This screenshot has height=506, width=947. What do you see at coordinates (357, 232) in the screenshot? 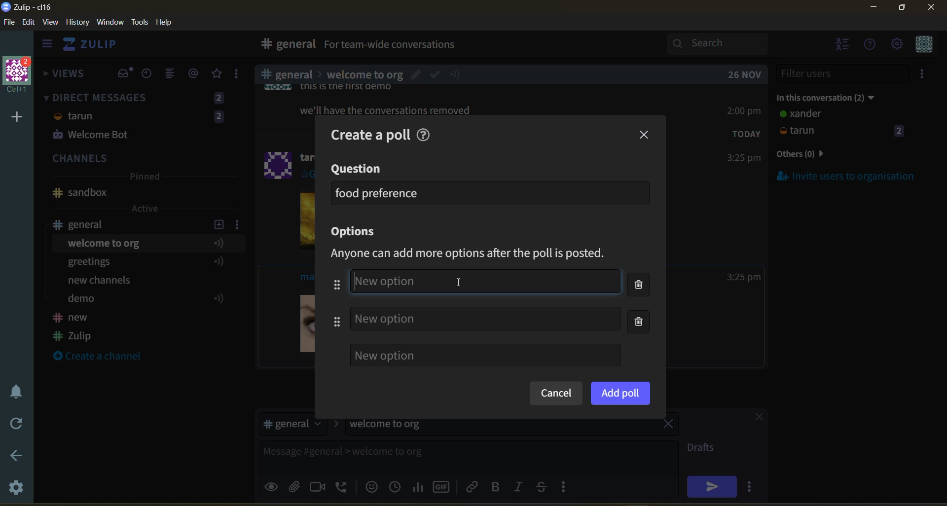
I see `options` at bounding box center [357, 232].